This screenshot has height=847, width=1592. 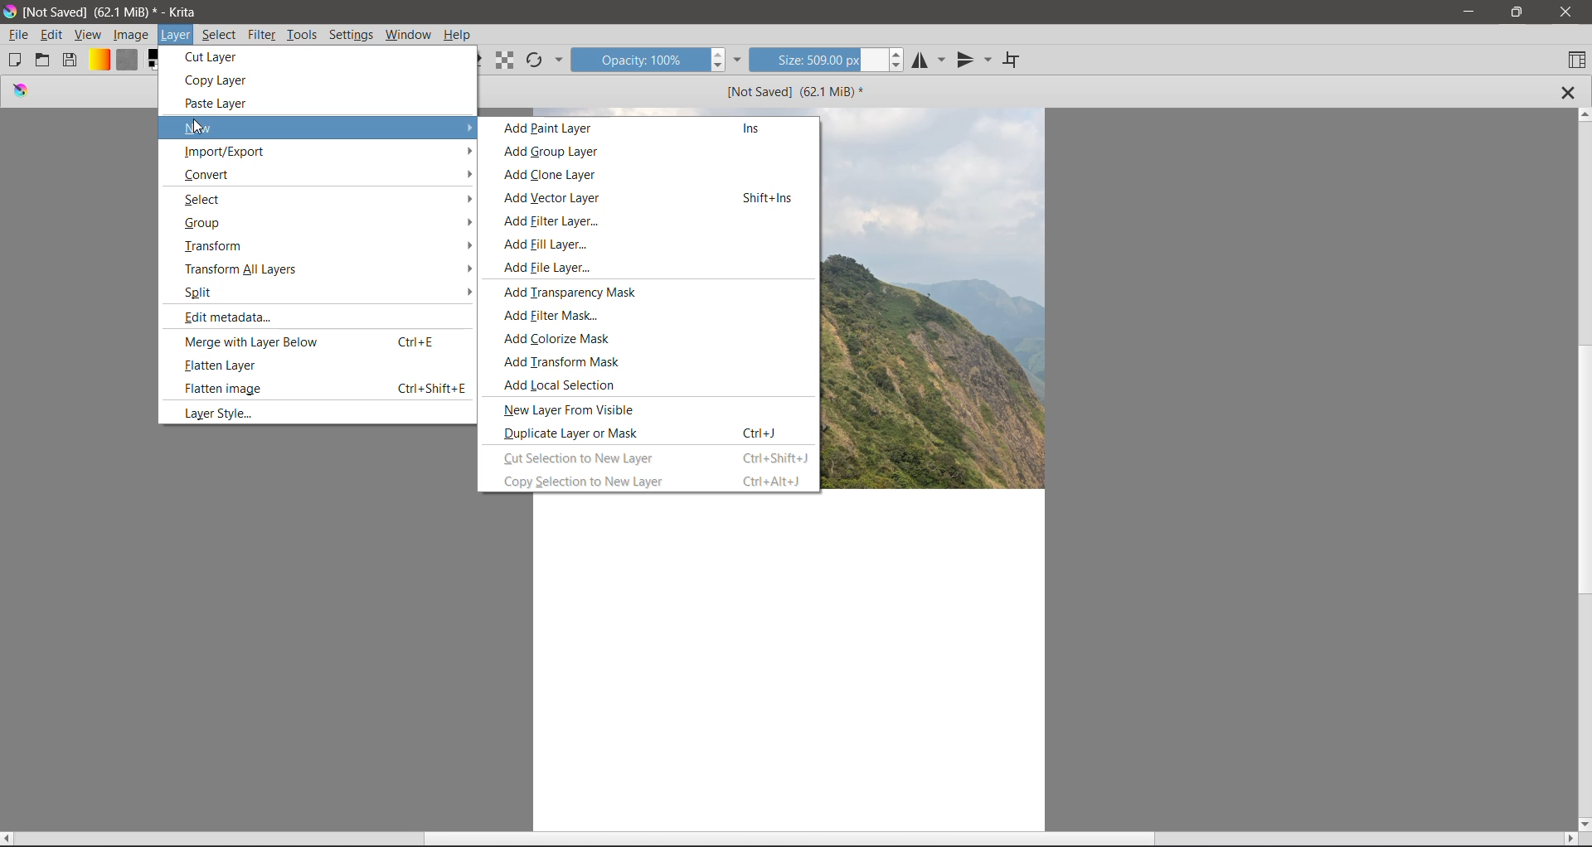 I want to click on Layer, so click(x=177, y=35).